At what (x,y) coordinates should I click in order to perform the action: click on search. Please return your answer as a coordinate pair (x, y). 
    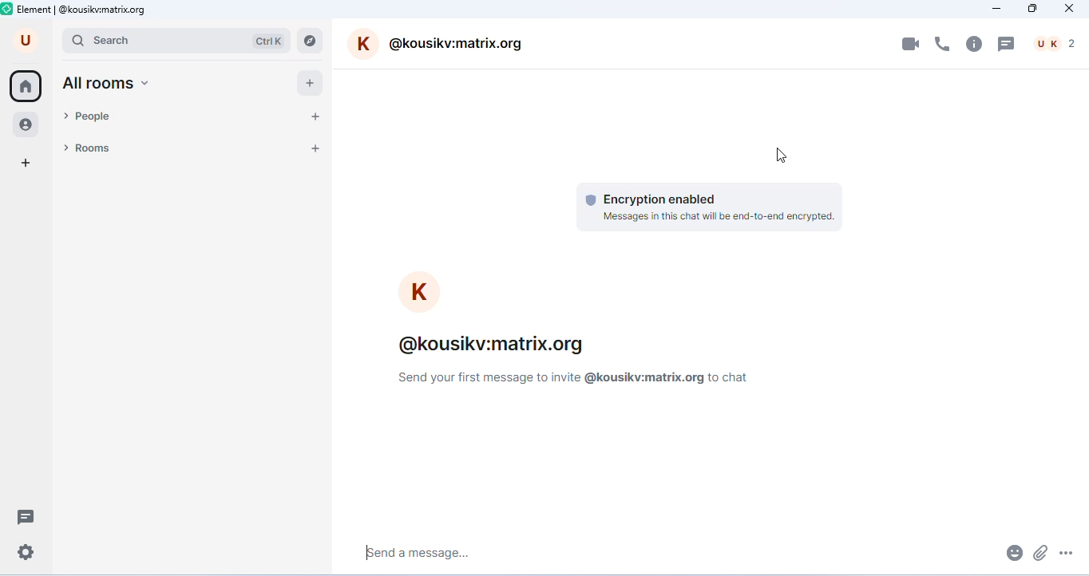
    Looking at the image, I should click on (150, 41).